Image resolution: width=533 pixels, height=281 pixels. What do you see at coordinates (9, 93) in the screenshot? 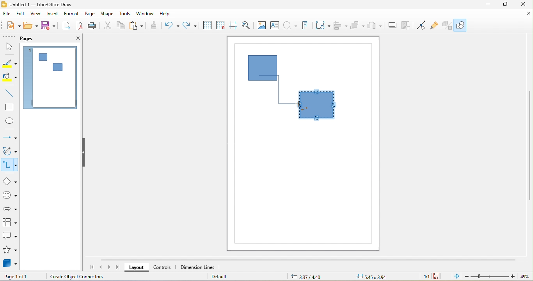
I see `line` at bounding box center [9, 93].